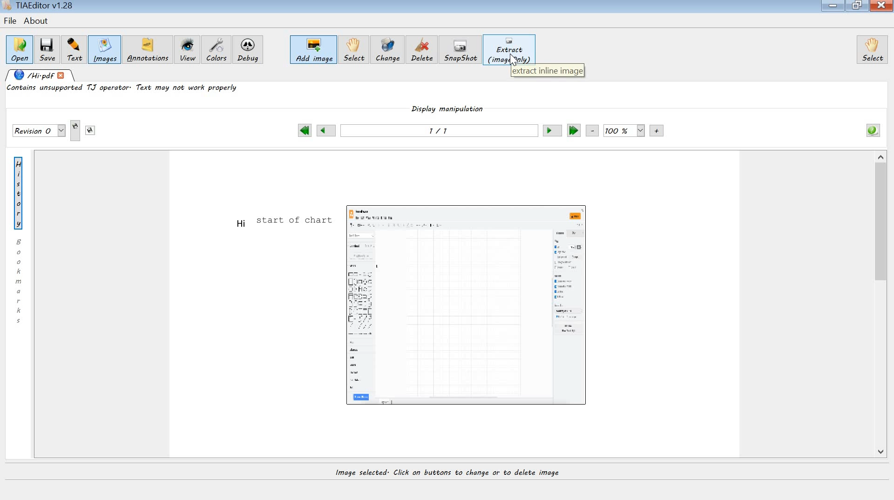 This screenshot has width=894, height=500. Describe the element at coordinates (21, 192) in the screenshot. I see `History` at that location.